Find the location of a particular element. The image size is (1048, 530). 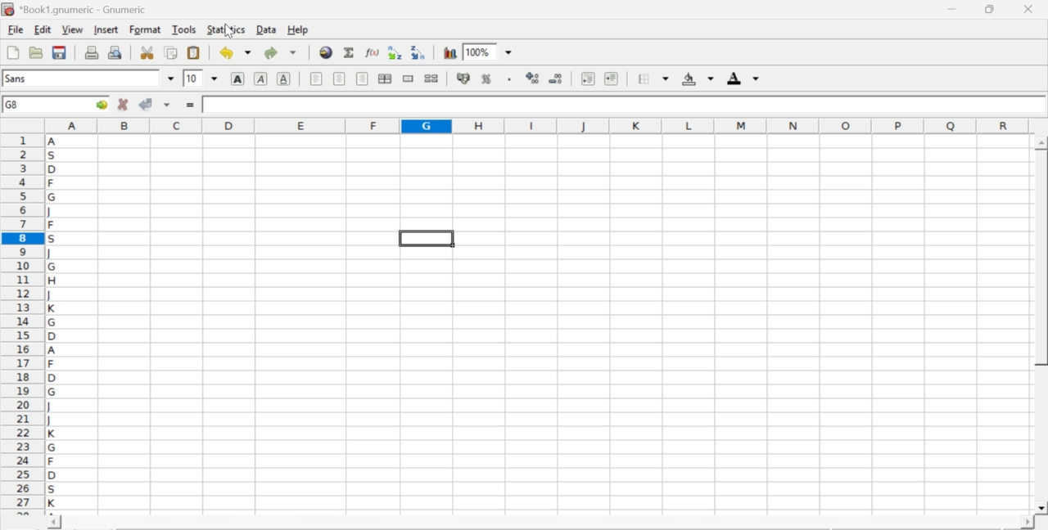

insert hyperlink is located at coordinates (327, 52).